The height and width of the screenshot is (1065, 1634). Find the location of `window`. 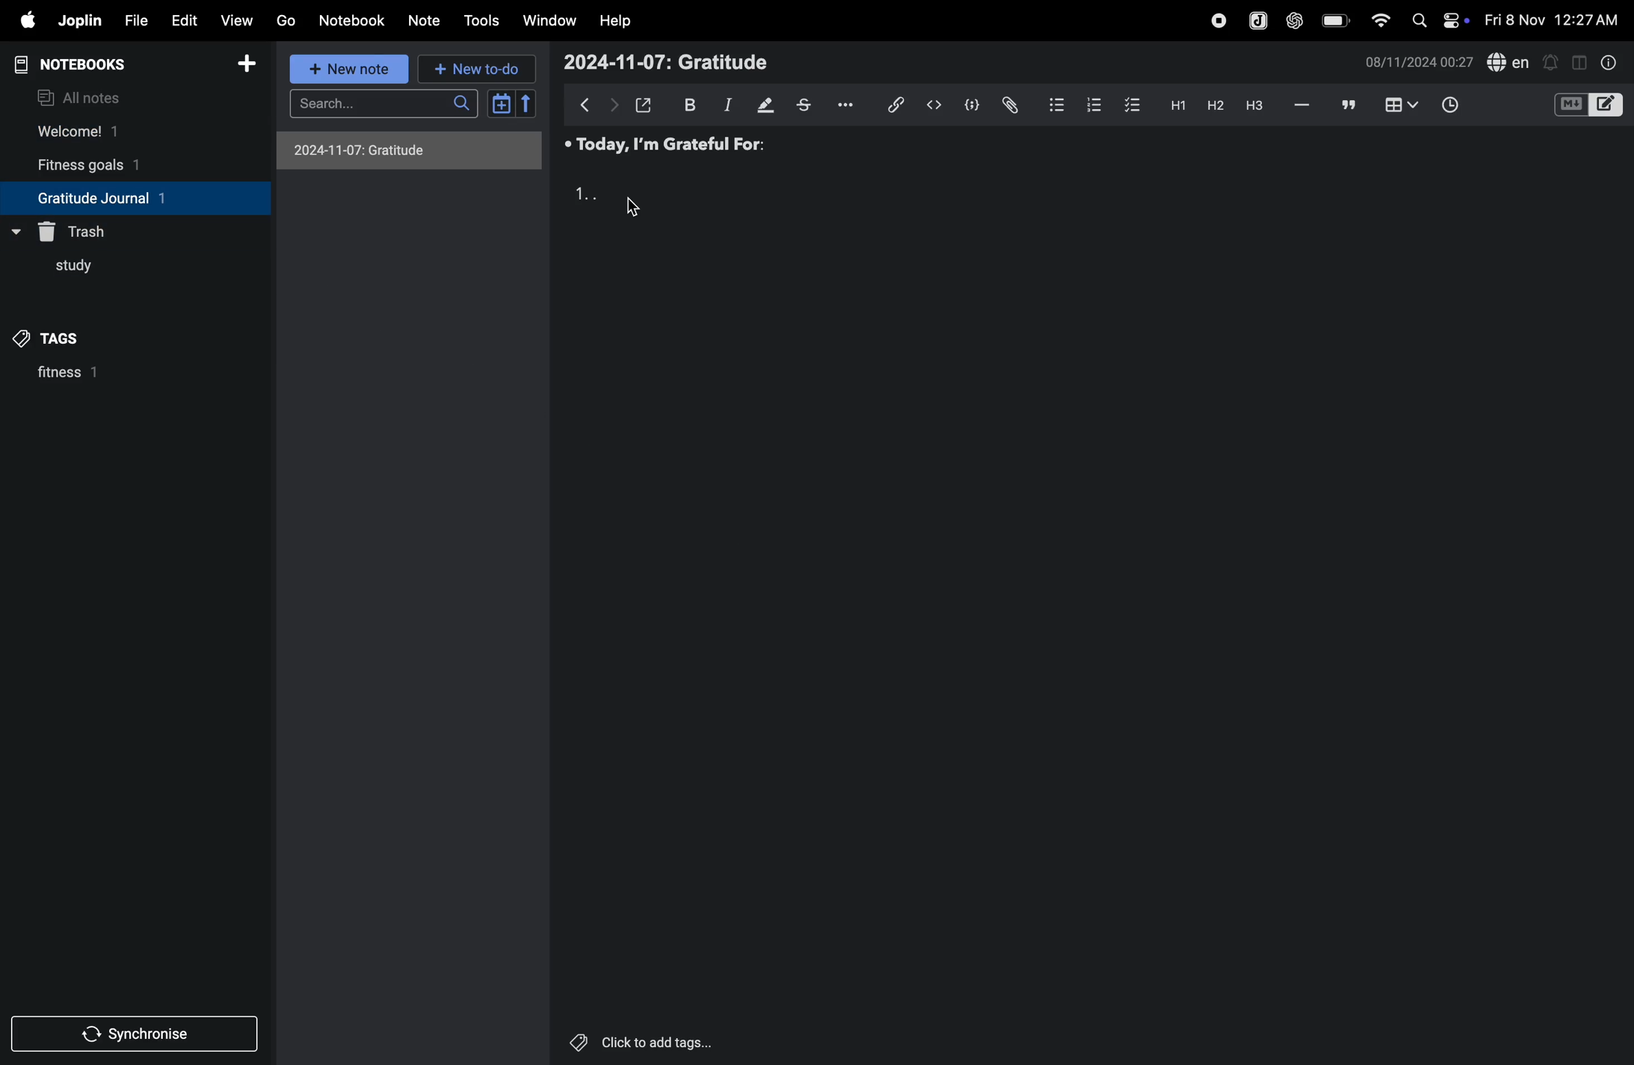

window is located at coordinates (550, 19).